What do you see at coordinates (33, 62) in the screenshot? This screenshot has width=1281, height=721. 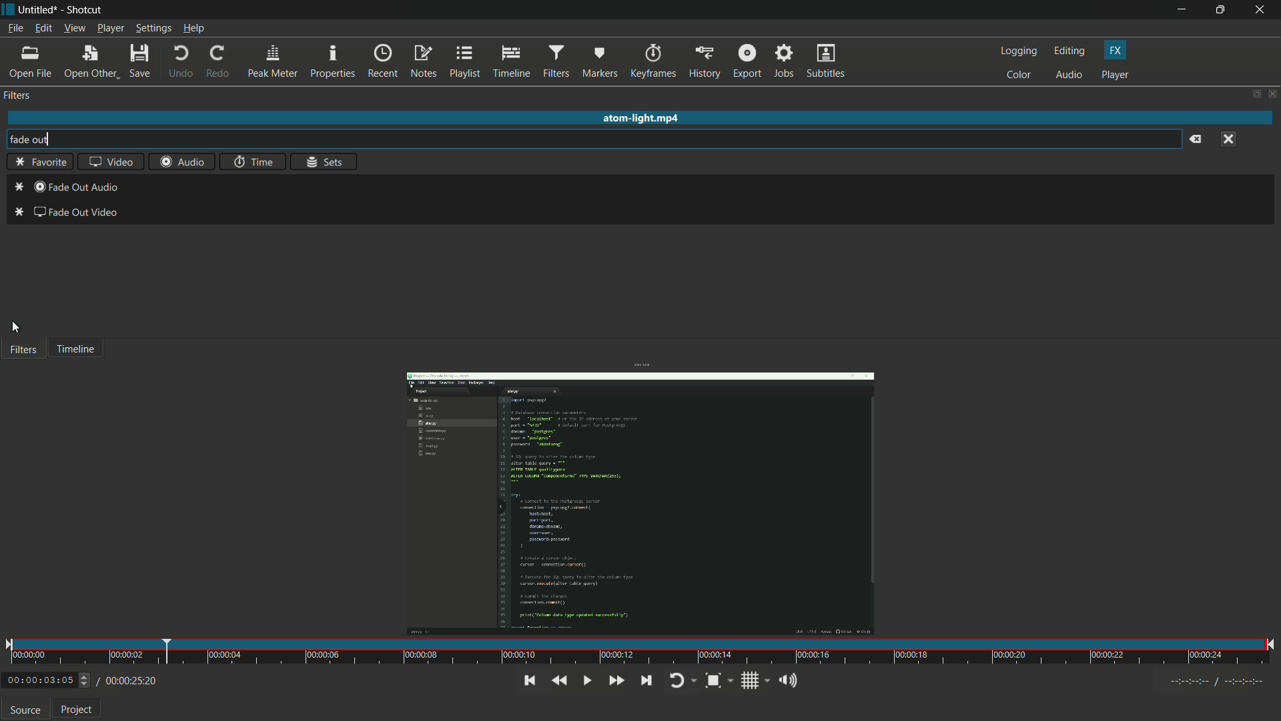 I see `open file` at bounding box center [33, 62].